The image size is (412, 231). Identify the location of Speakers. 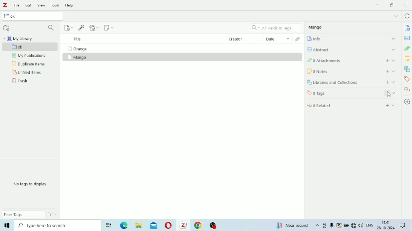
(361, 225).